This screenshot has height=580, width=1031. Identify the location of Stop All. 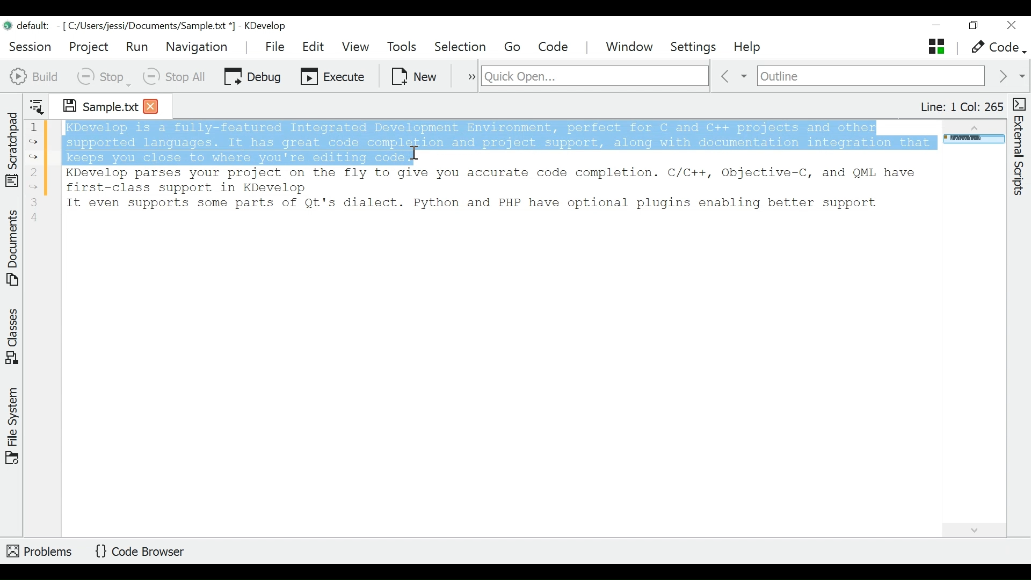
(176, 76).